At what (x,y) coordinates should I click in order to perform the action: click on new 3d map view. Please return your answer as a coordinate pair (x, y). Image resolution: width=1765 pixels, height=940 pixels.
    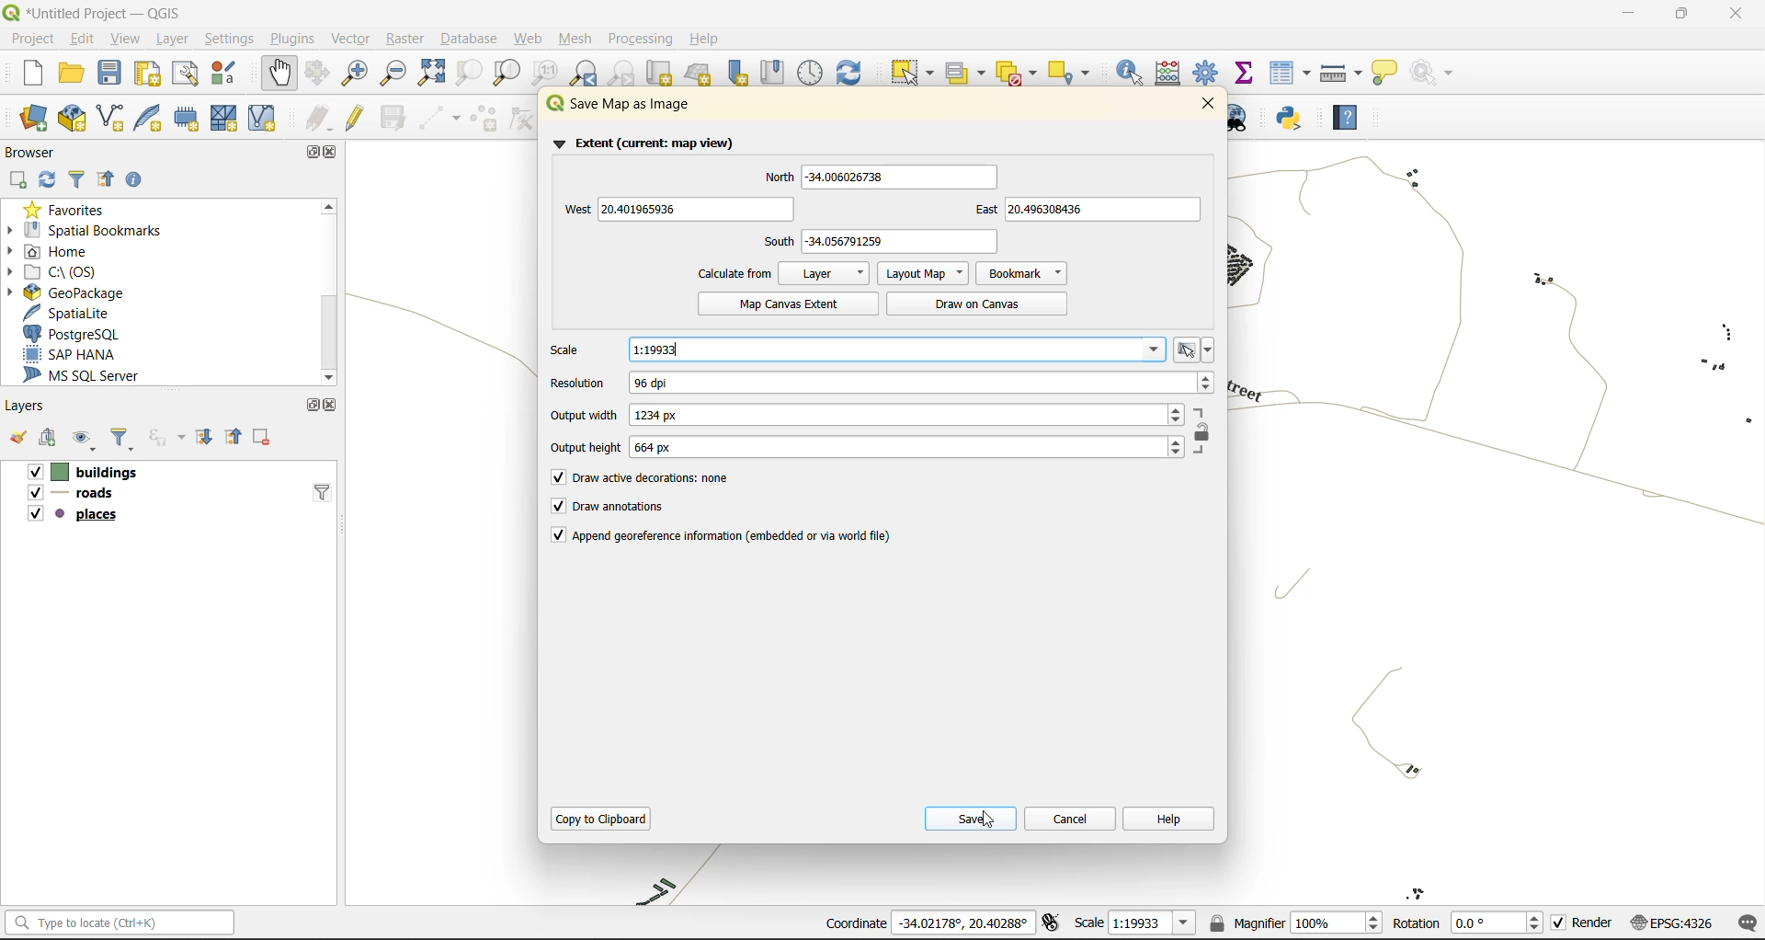
    Looking at the image, I should click on (699, 72).